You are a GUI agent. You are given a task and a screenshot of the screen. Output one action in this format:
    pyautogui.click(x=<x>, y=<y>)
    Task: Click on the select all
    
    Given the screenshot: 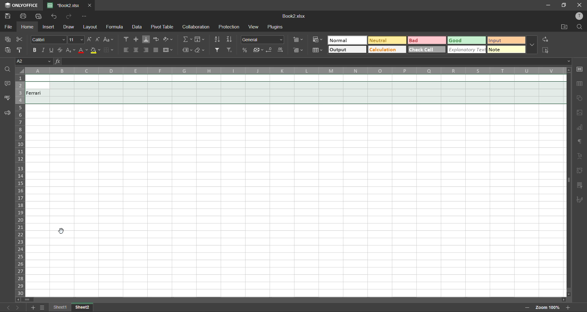 What is the action you would take?
    pyautogui.click(x=545, y=50)
    